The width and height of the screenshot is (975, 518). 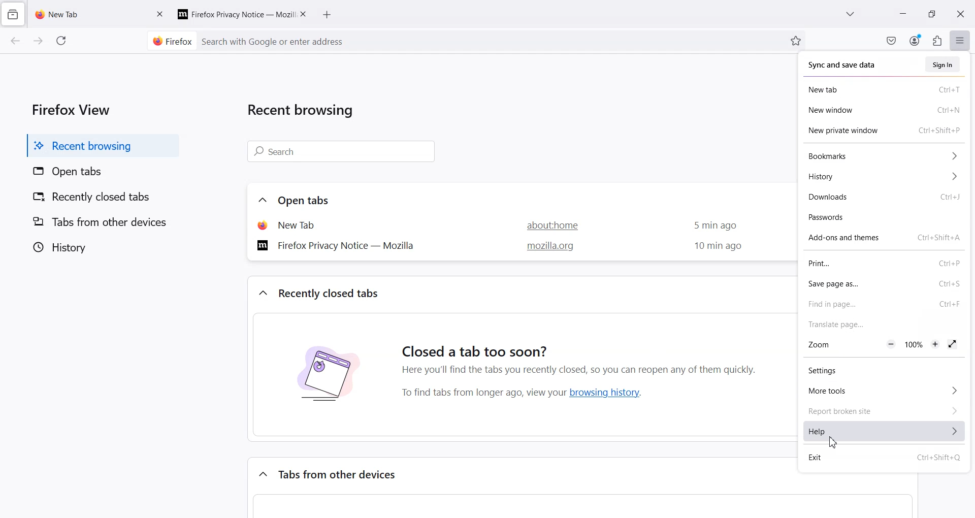 What do you see at coordinates (86, 13) in the screenshot?
I see `Current Tab` at bounding box center [86, 13].